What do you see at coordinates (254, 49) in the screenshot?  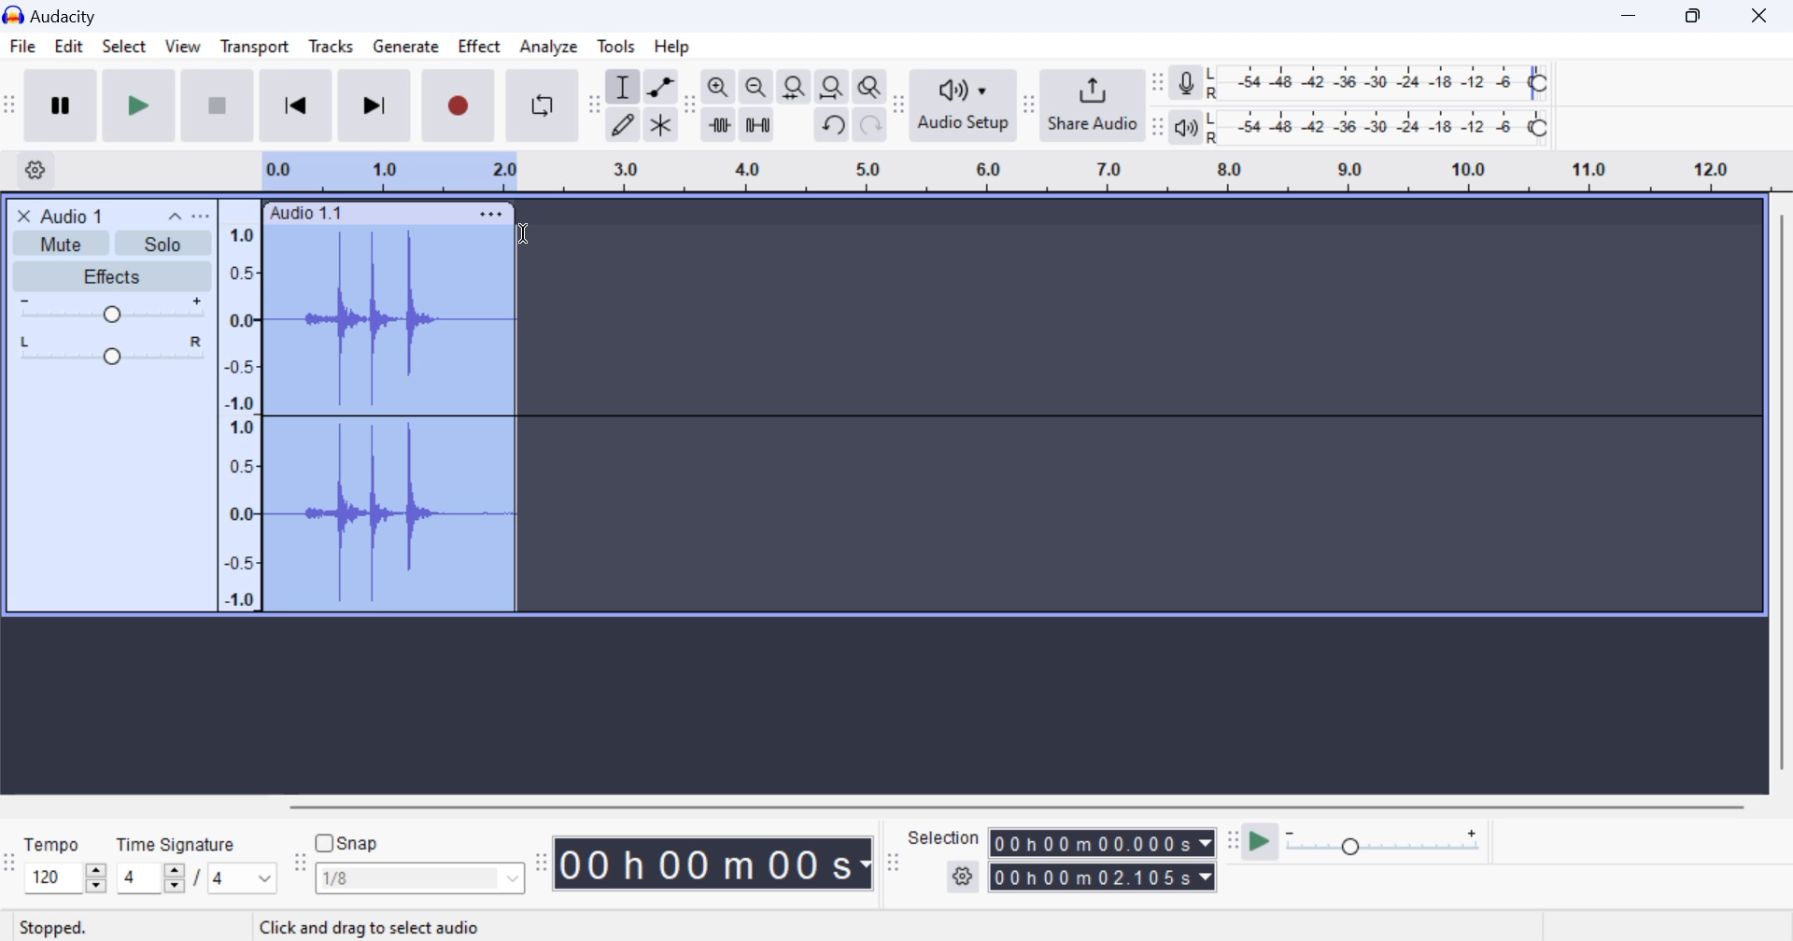 I see `Transport` at bounding box center [254, 49].